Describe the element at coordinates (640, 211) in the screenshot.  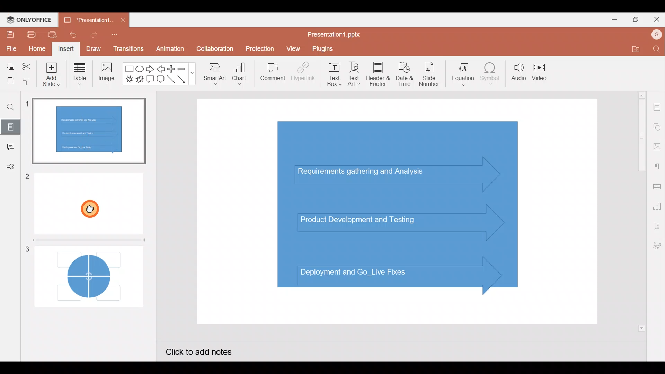
I see `Vertical scroll bar` at that location.